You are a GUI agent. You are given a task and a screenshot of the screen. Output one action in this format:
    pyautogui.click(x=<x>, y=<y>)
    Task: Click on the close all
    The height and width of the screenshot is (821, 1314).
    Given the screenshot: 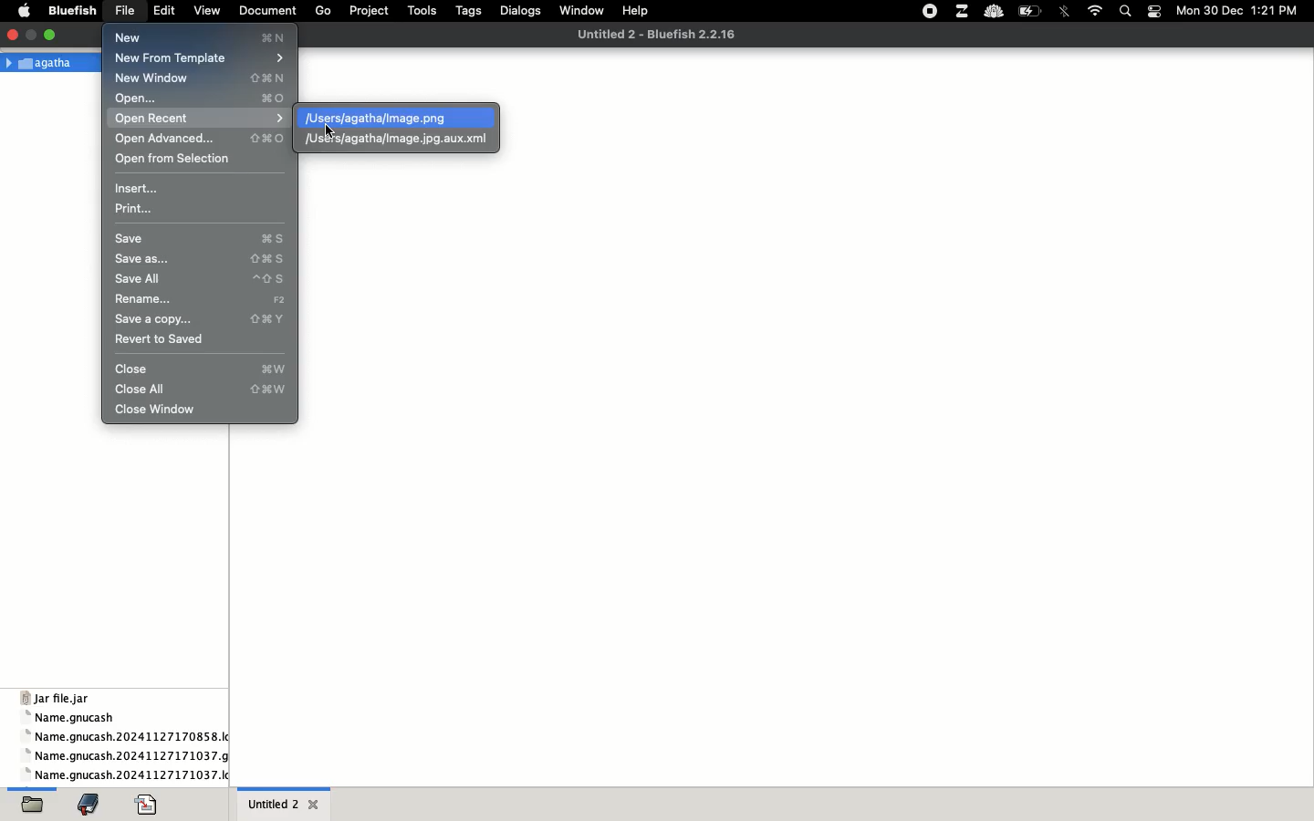 What is the action you would take?
    pyautogui.click(x=203, y=389)
    